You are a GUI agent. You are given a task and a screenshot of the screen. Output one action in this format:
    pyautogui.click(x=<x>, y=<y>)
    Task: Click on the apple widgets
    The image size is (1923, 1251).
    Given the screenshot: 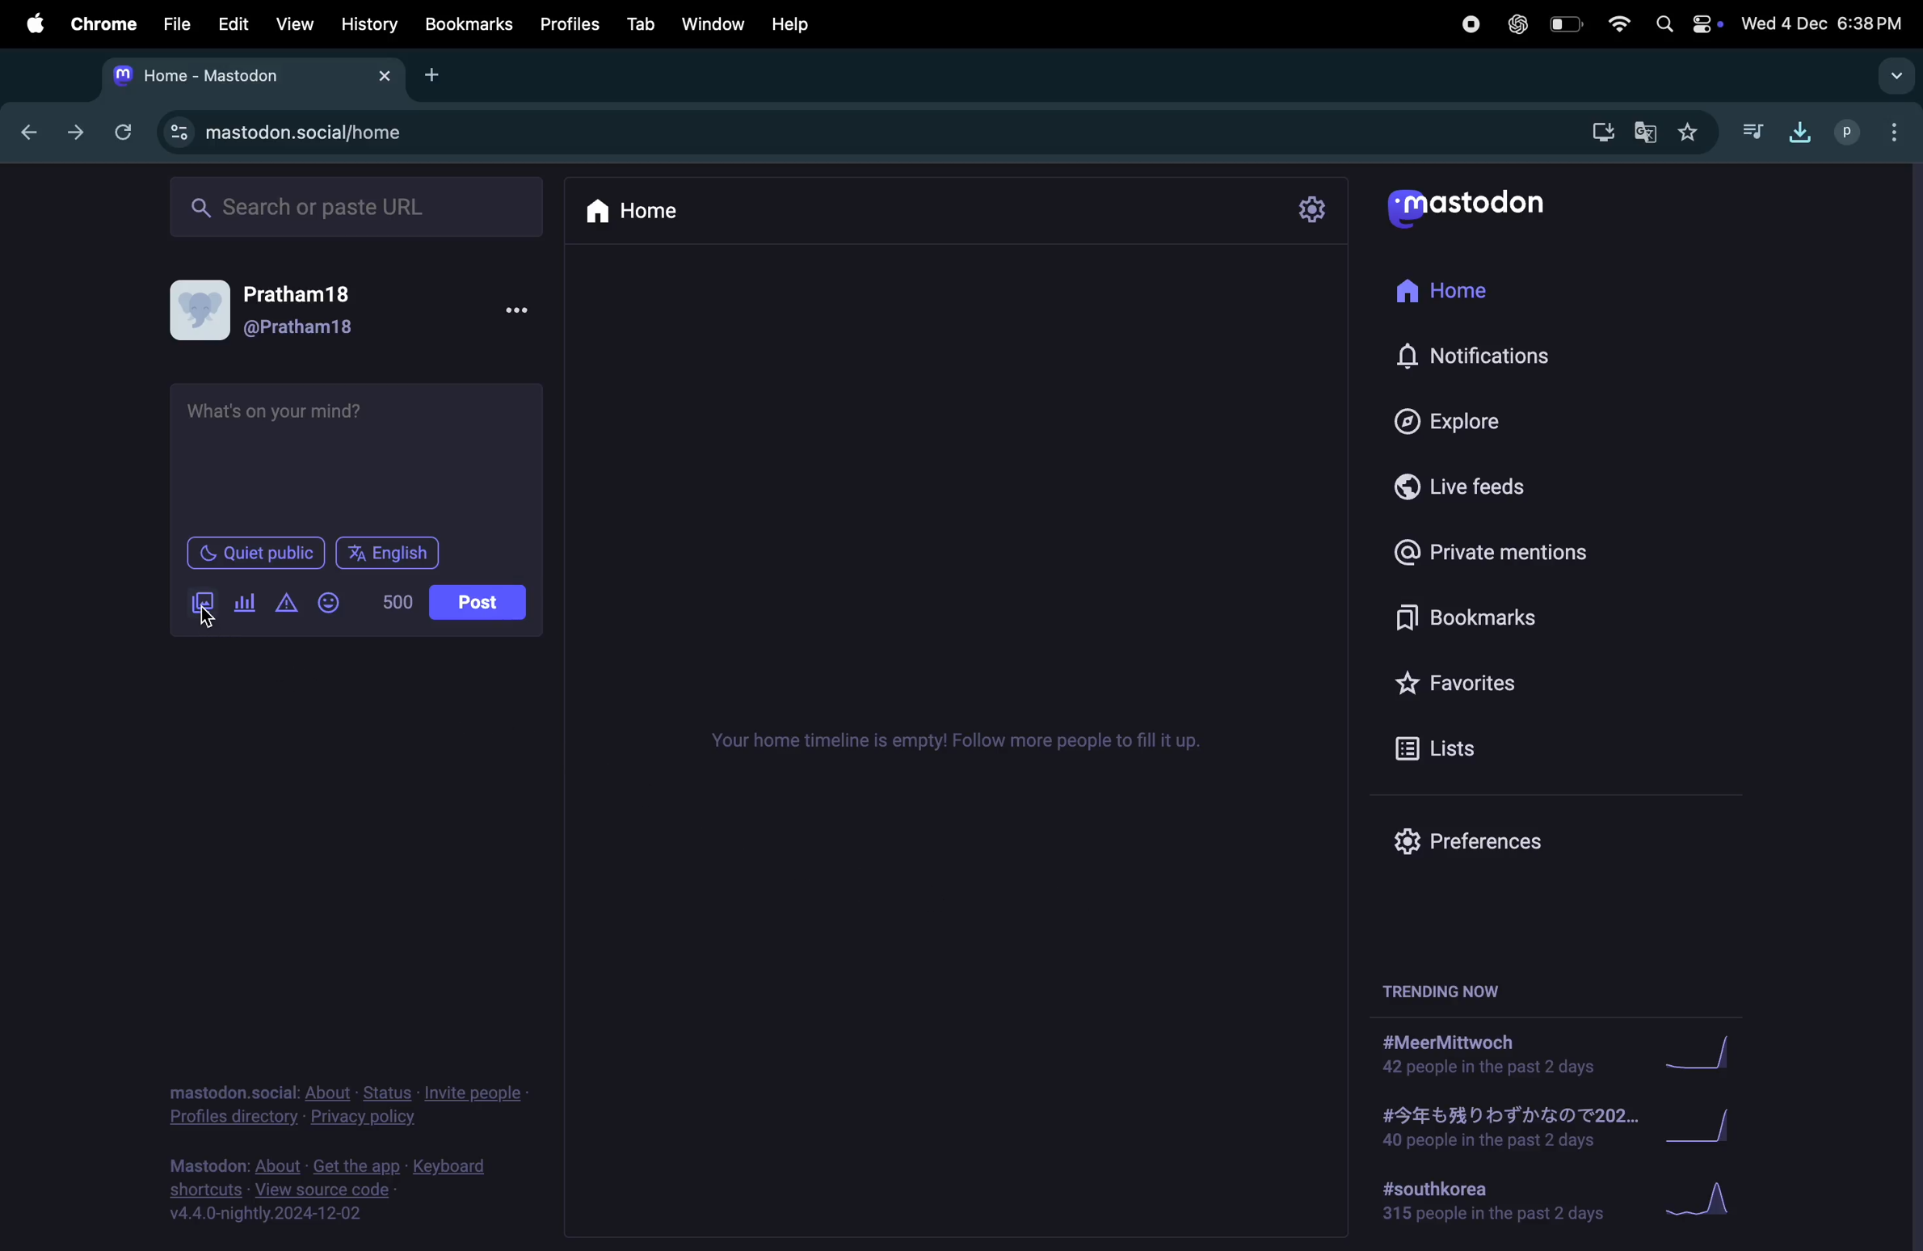 What is the action you would take?
    pyautogui.click(x=1688, y=24)
    